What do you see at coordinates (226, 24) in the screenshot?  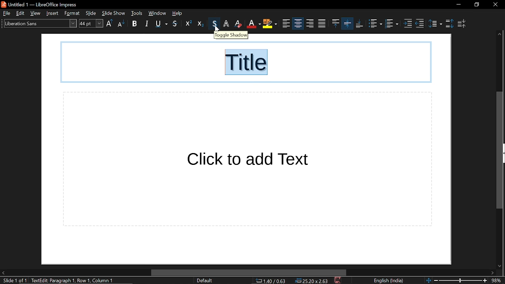 I see `erase` at bounding box center [226, 24].